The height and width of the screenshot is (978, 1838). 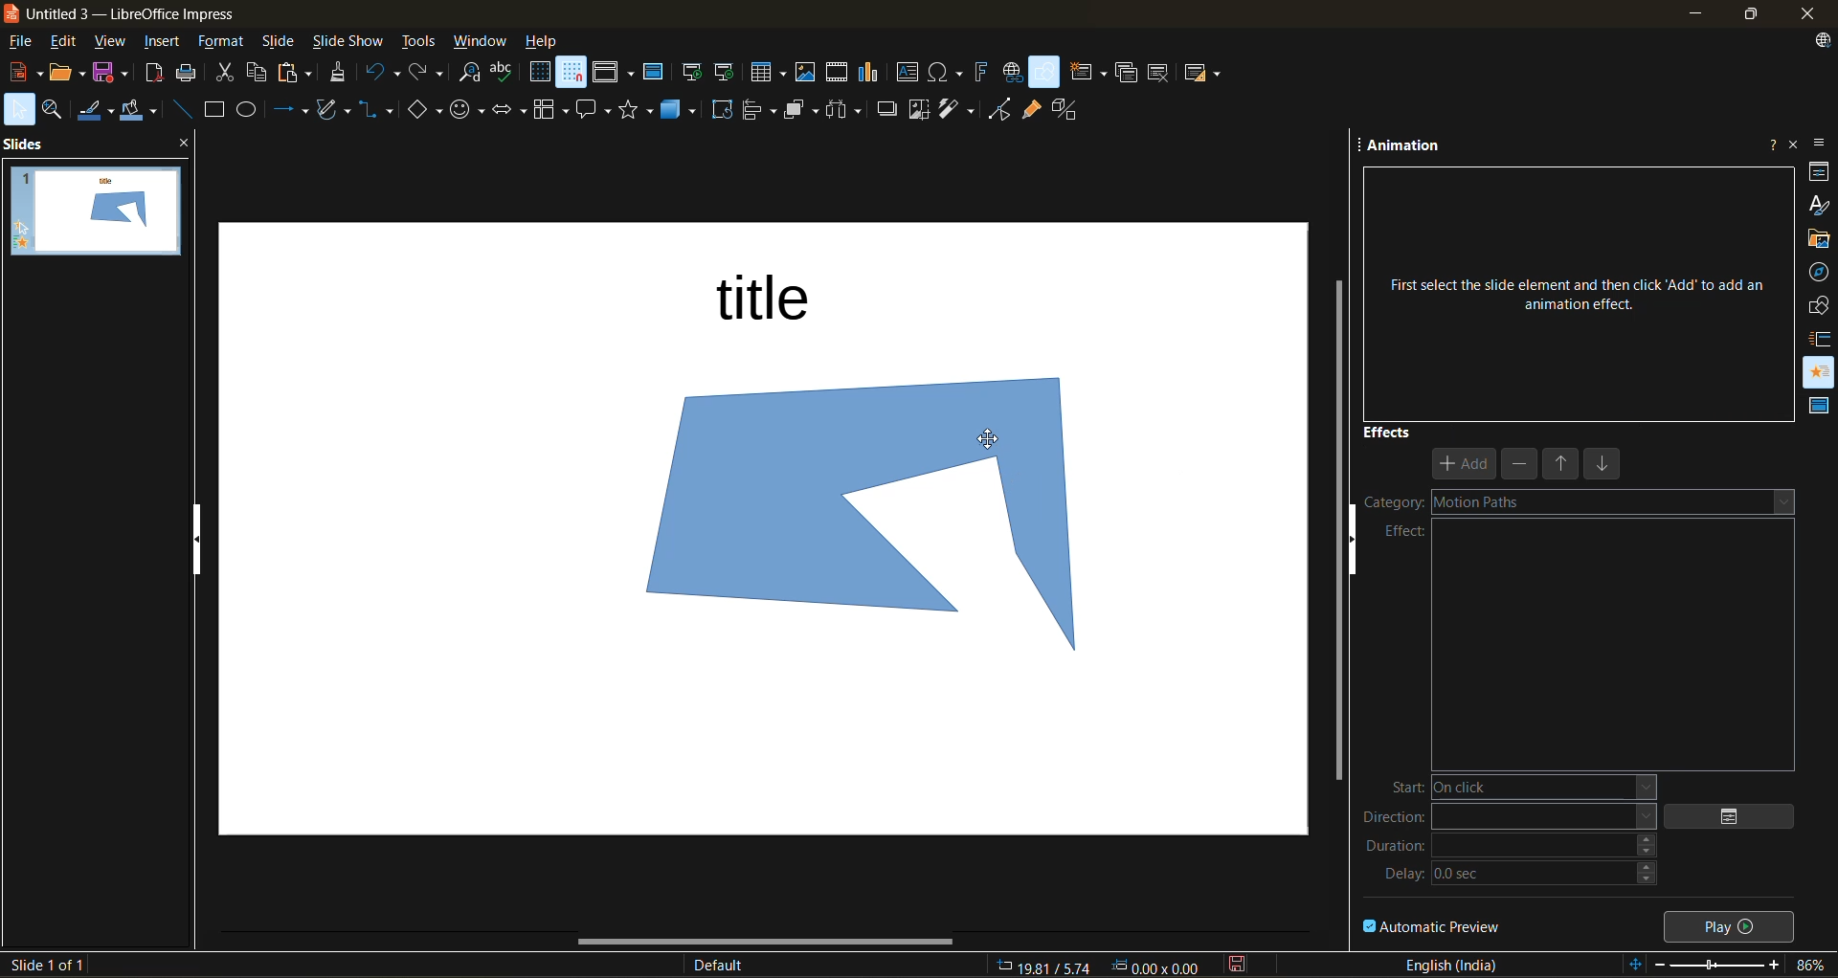 What do you see at coordinates (653, 71) in the screenshot?
I see `master slide` at bounding box center [653, 71].